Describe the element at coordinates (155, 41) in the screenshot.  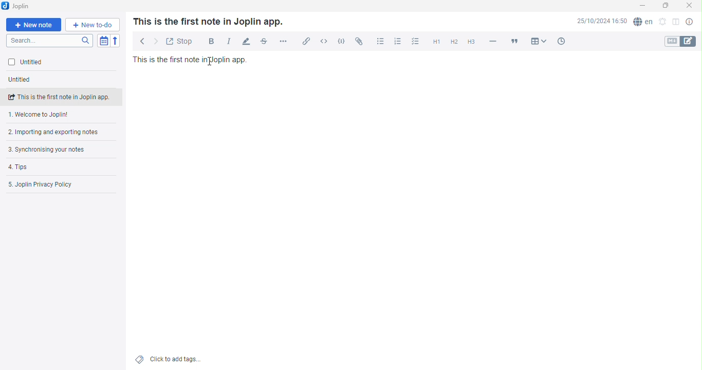
I see `Forward` at that location.